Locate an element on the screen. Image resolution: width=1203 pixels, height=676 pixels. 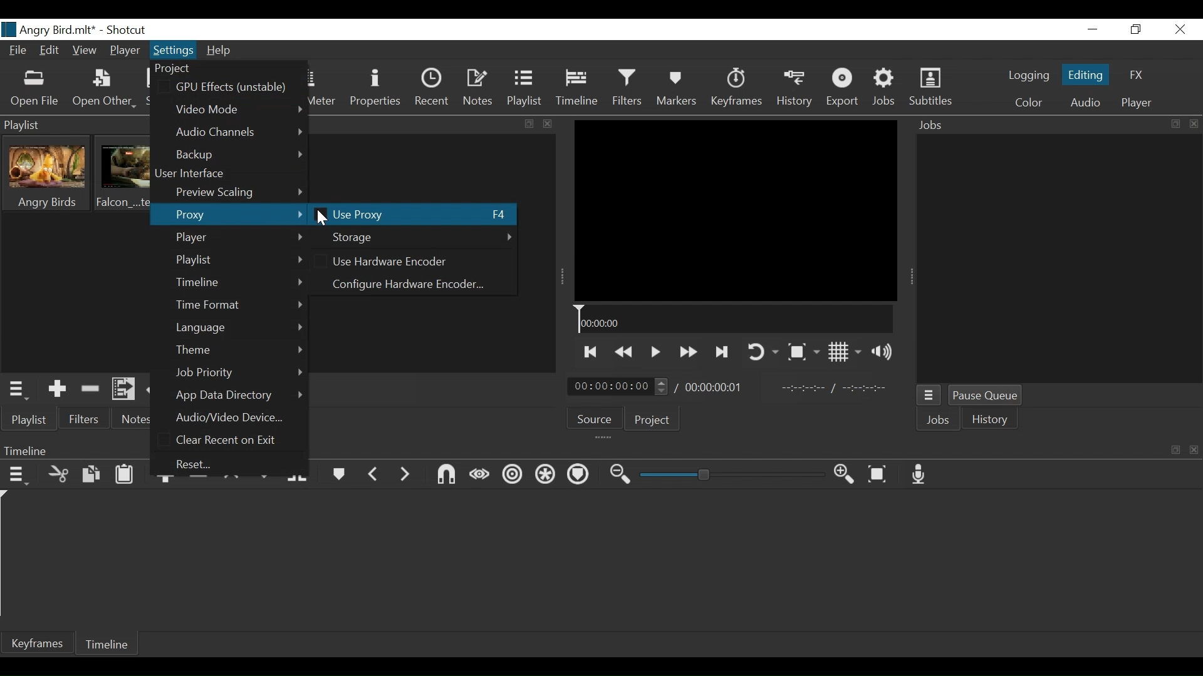
Clip is located at coordinates (122, 174).